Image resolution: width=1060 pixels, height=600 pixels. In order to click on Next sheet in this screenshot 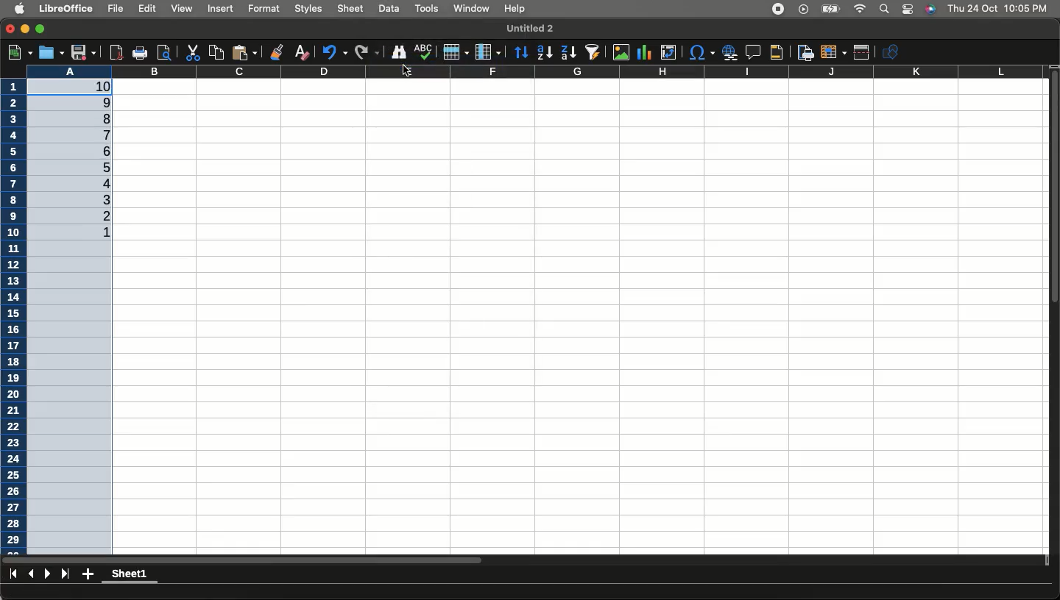, I will do `click(49, 575)`.